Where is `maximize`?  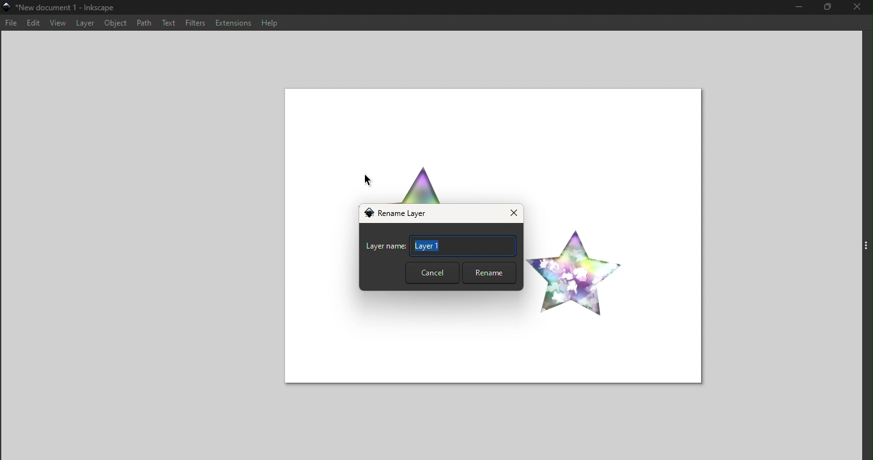 maximize is located at coordinates (831, 9).